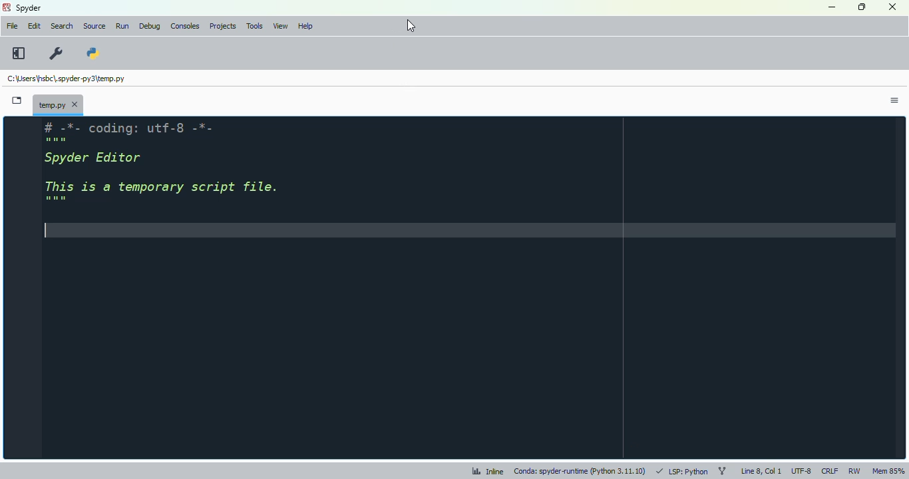  Describe the element at coordinates (580, 471) in the screenshot. I see `conda: spyder-runtime (python 3. 11. 10)` at that location.